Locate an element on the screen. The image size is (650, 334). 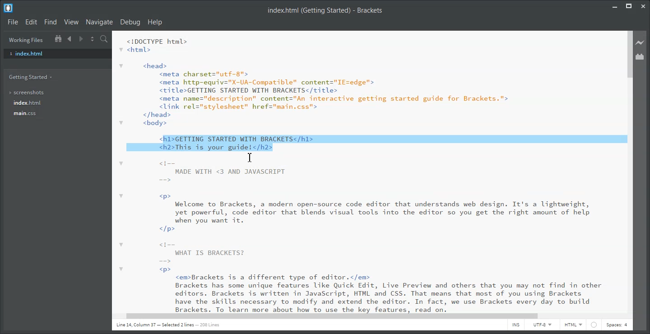
Getting Started is located at coordinates (31, 78).